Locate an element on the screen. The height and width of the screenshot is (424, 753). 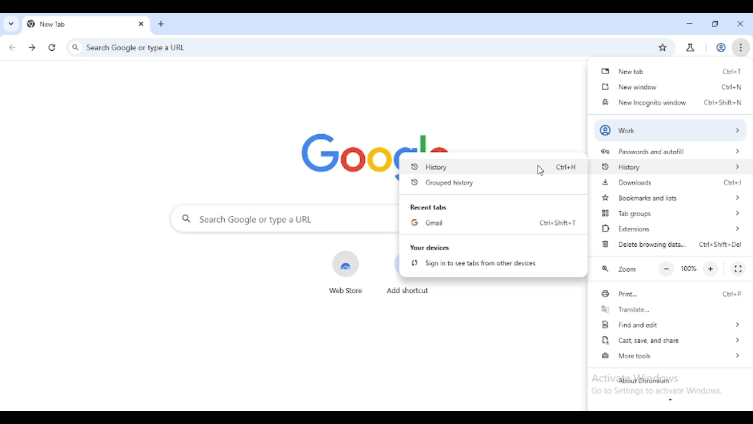
make text smaller is located at coordinates (667, 269).